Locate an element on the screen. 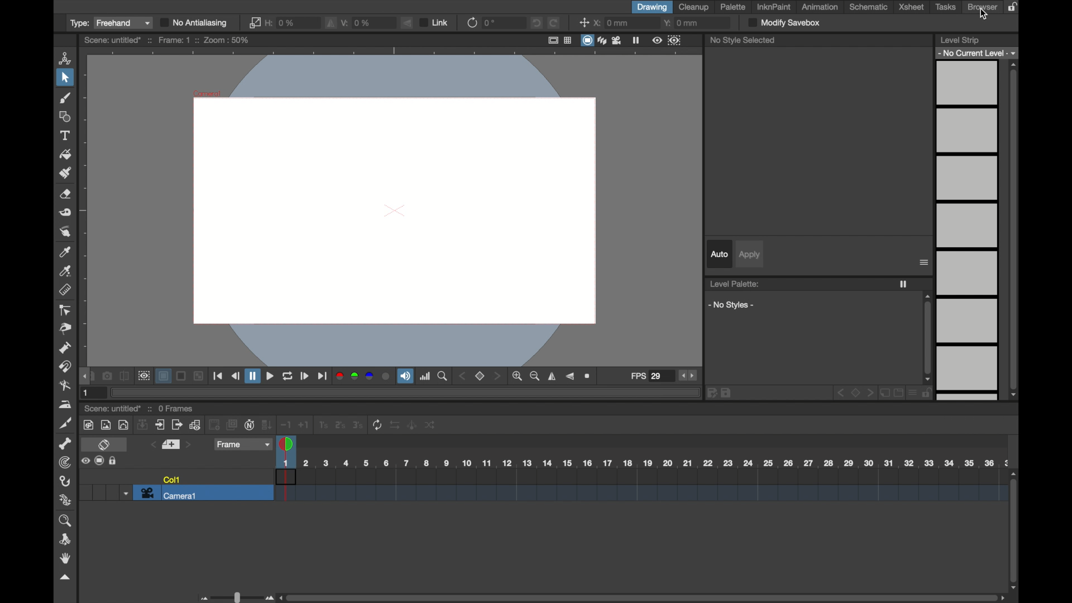 The height and width of the screenshot is (603, 1072). soundtrack is located at coordinates (405, 376).